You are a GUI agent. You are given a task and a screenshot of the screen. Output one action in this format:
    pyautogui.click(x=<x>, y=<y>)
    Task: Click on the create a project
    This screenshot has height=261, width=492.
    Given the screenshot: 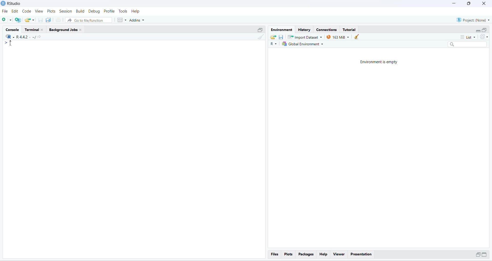 What is the action you would take?
    pyautogui.click(x=18, y=20)
    